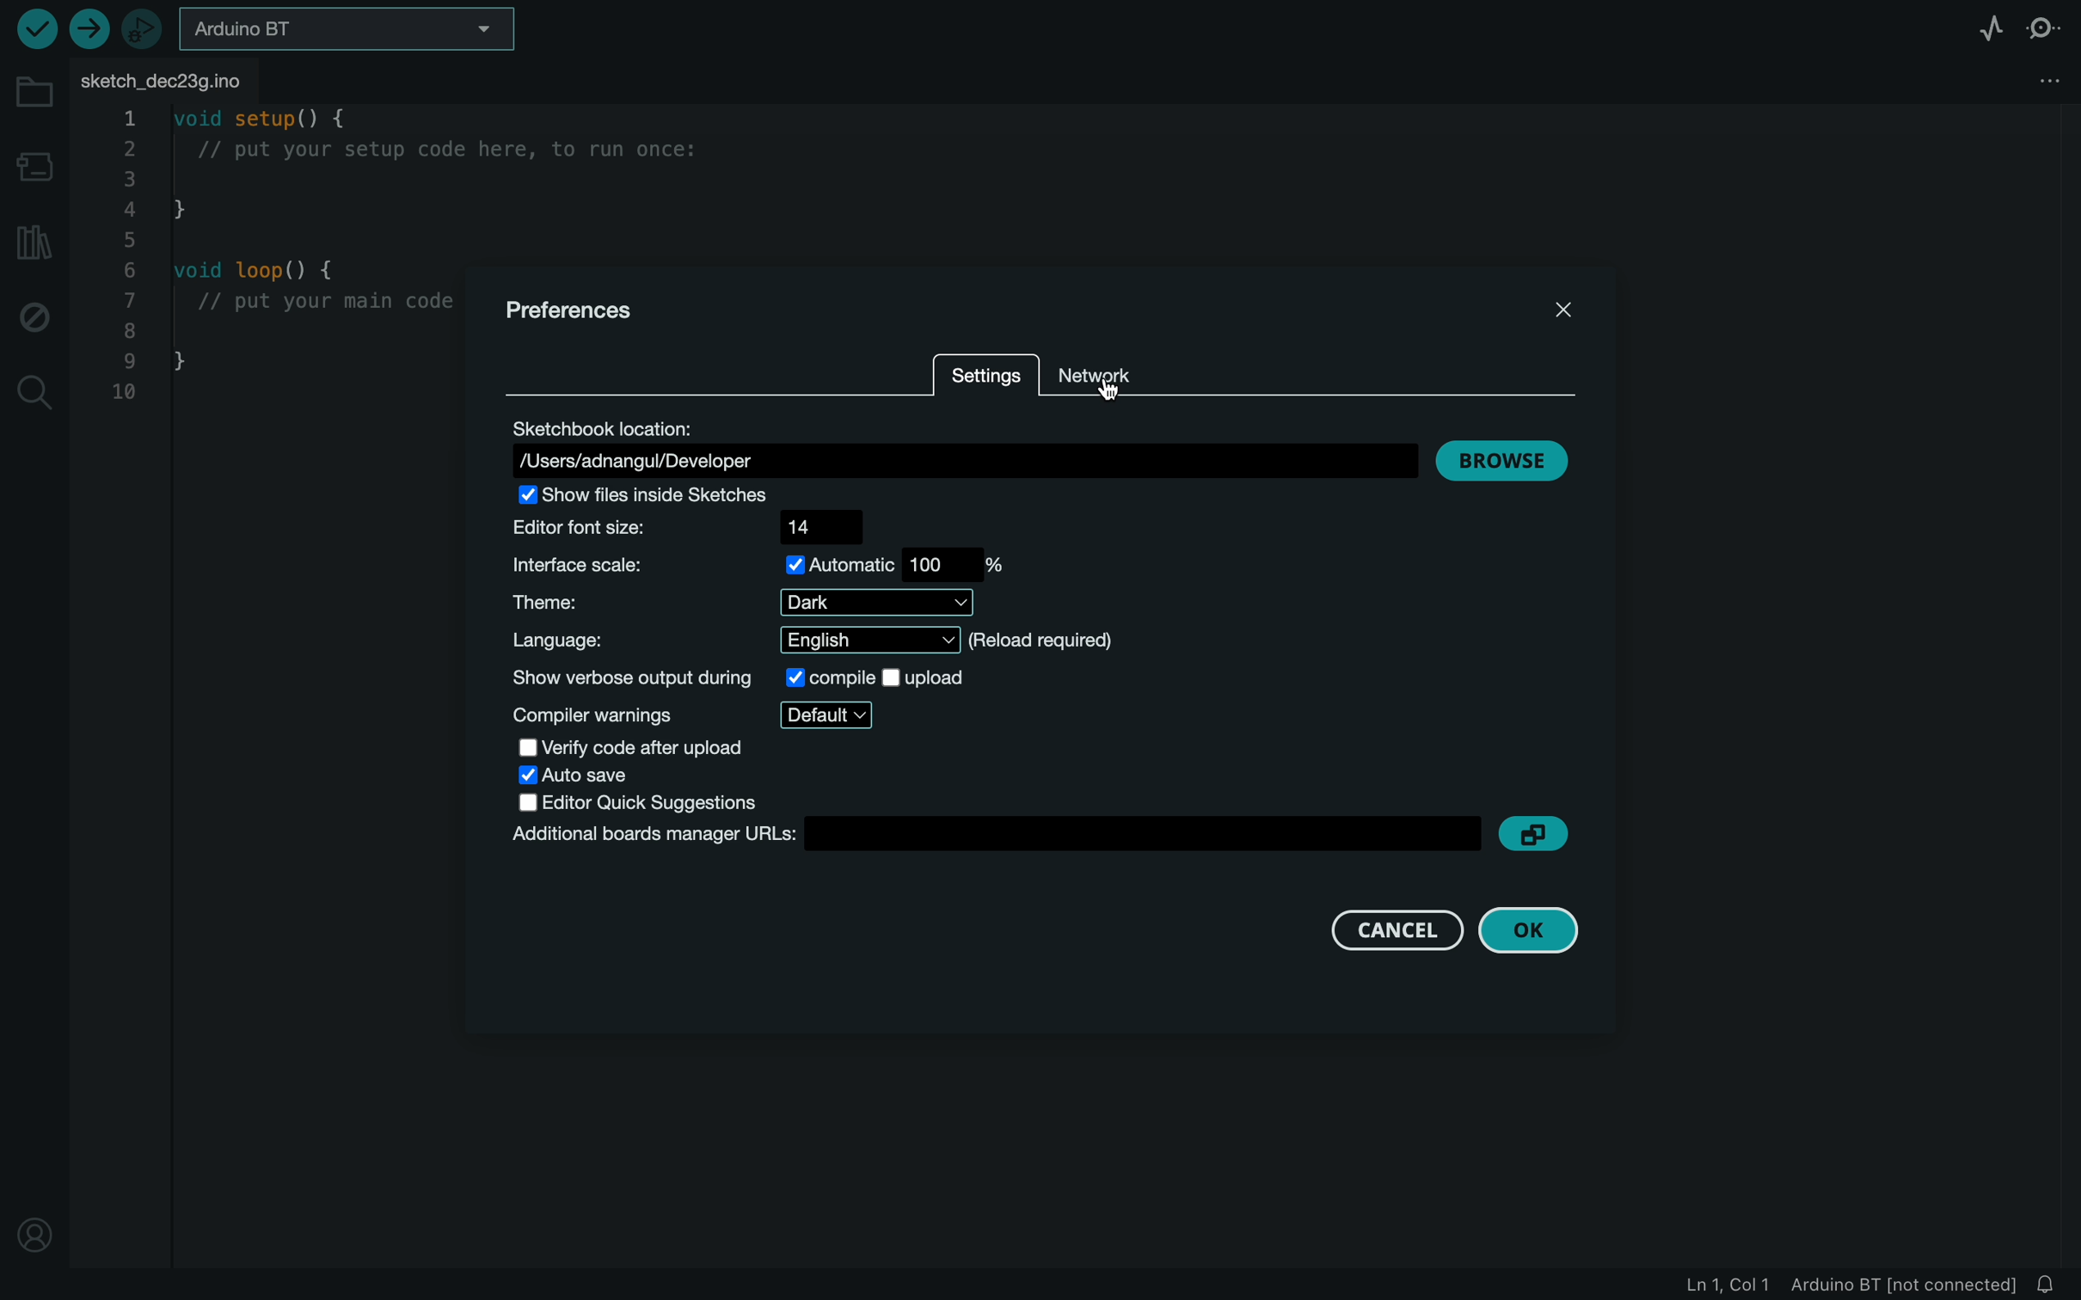  I want to click on search, so click(33, 394).